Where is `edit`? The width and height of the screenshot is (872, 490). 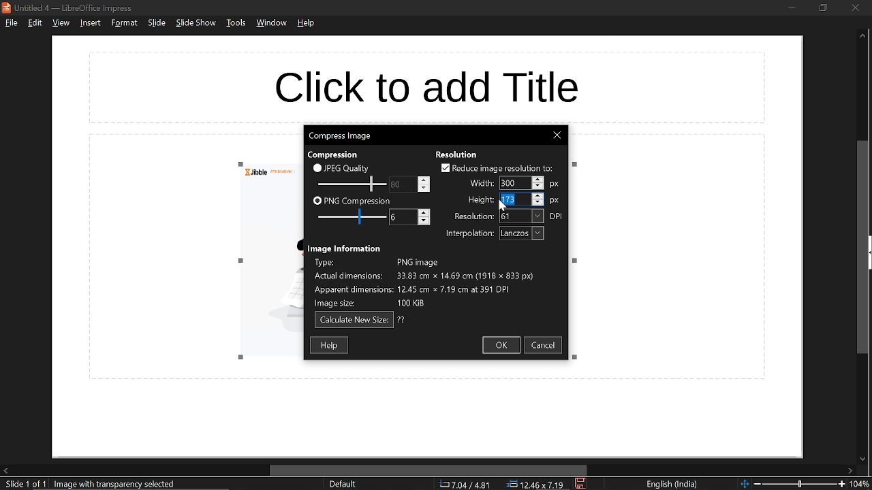 edit is located at coordinates (34, 23).